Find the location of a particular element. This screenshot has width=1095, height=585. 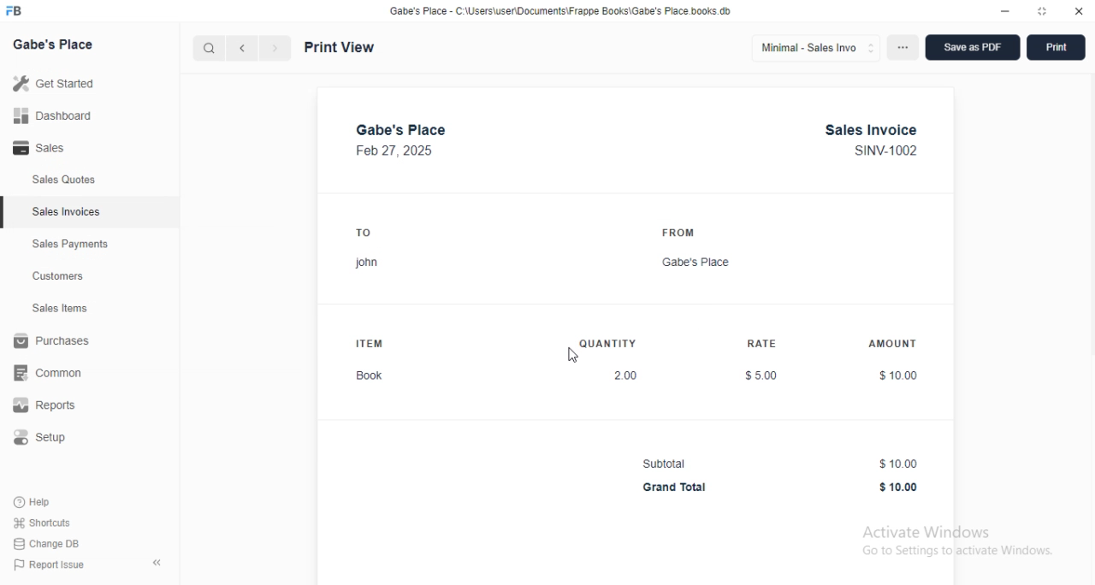

purchases is located at coordinates (53, 340).